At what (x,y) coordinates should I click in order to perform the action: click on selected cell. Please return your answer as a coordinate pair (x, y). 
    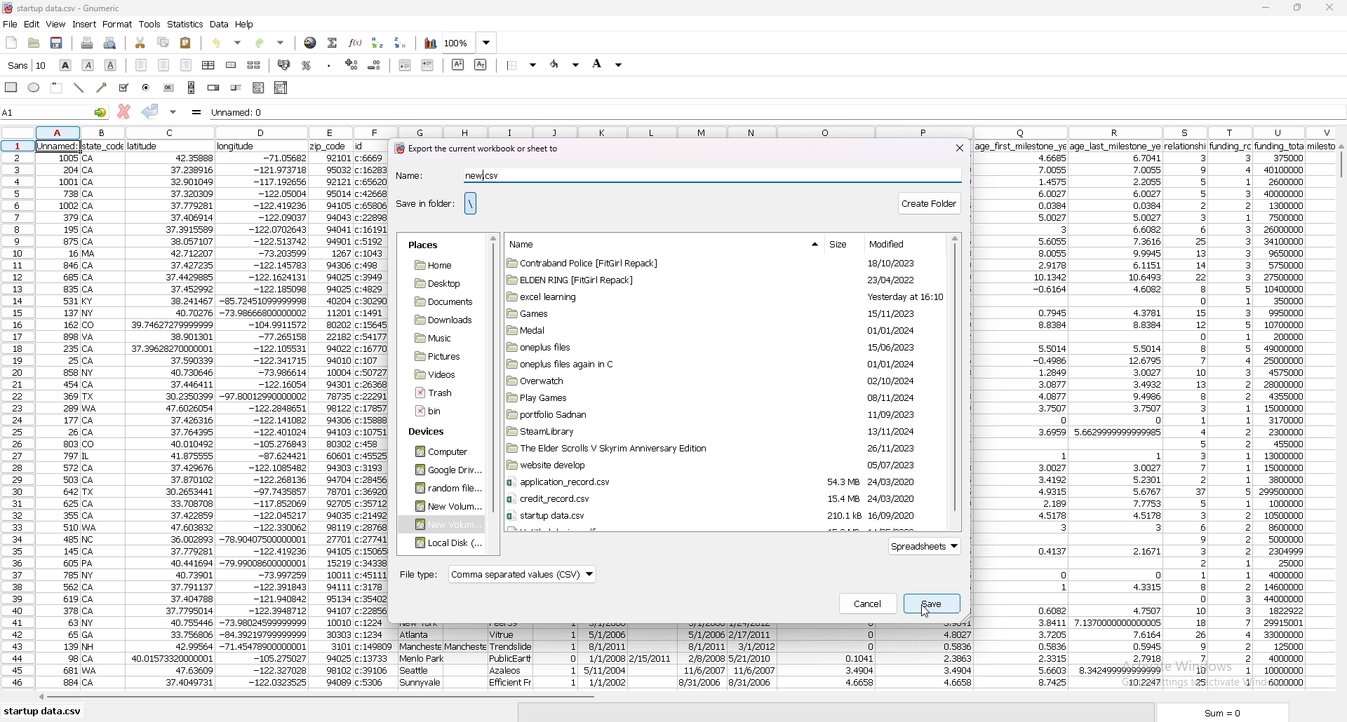
    Looking at the image, I should click on (60, 144).